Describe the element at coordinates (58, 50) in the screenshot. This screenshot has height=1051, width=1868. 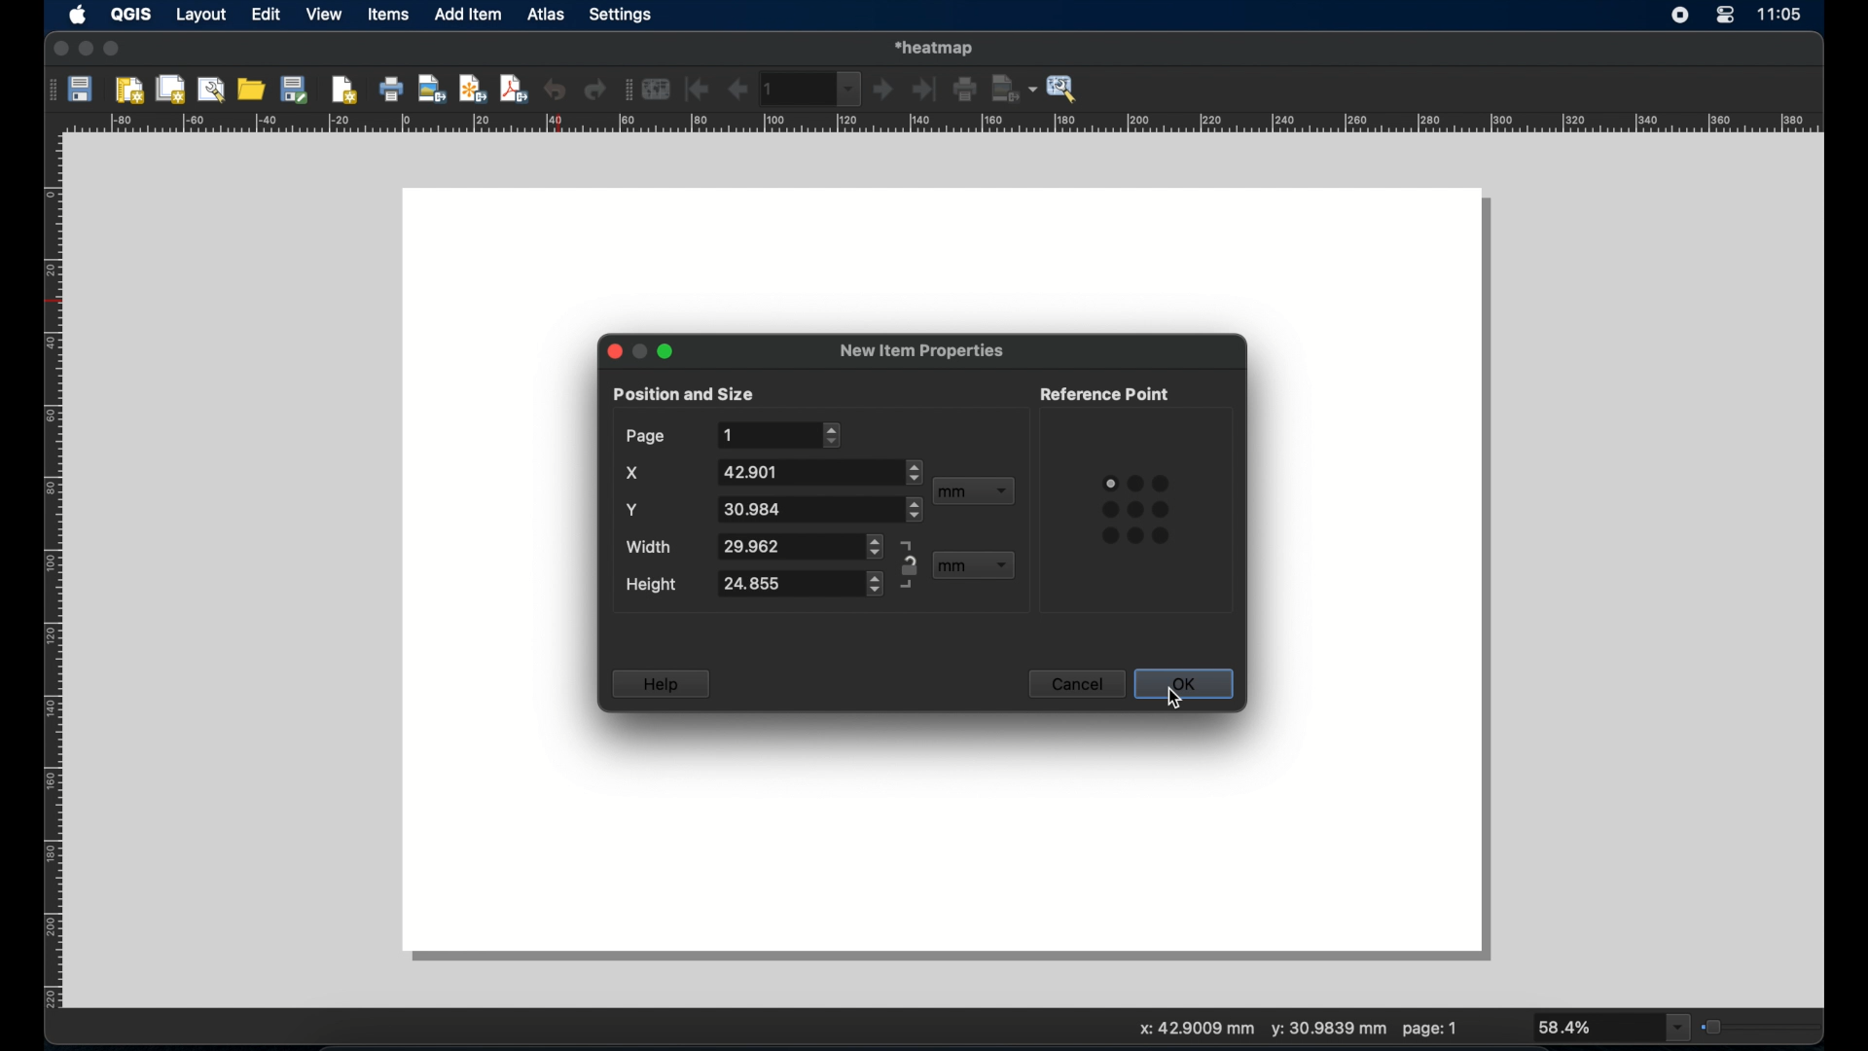
I see `close` at that location.